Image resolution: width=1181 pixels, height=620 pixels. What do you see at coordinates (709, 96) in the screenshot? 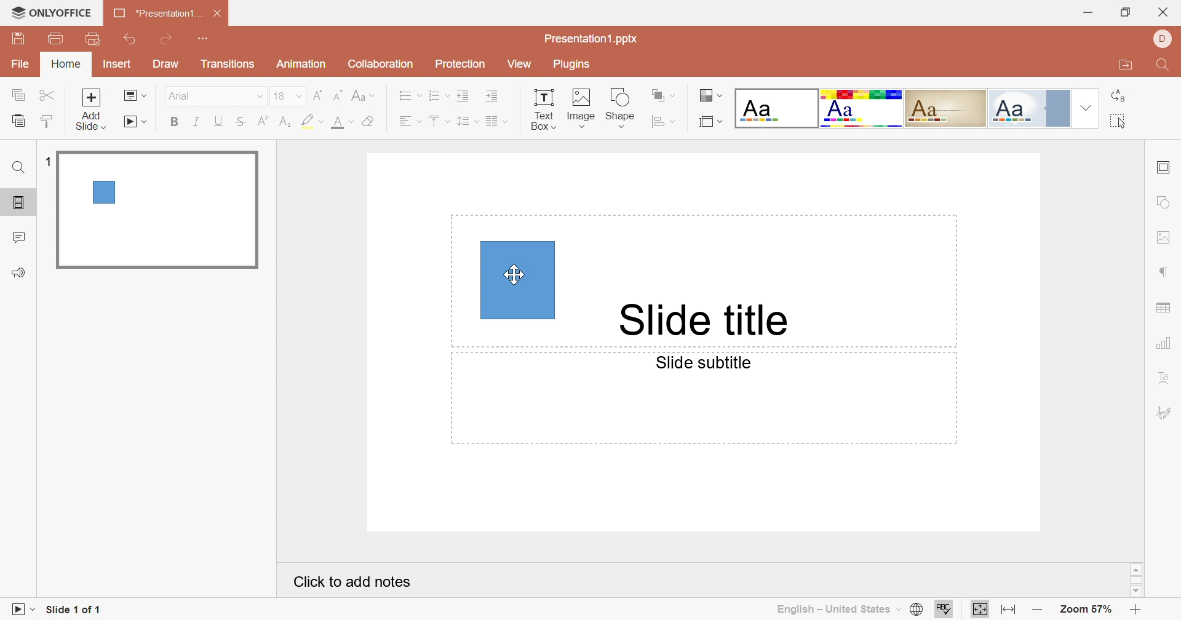
I see `Change color theme` at bounding box center [709, 96].